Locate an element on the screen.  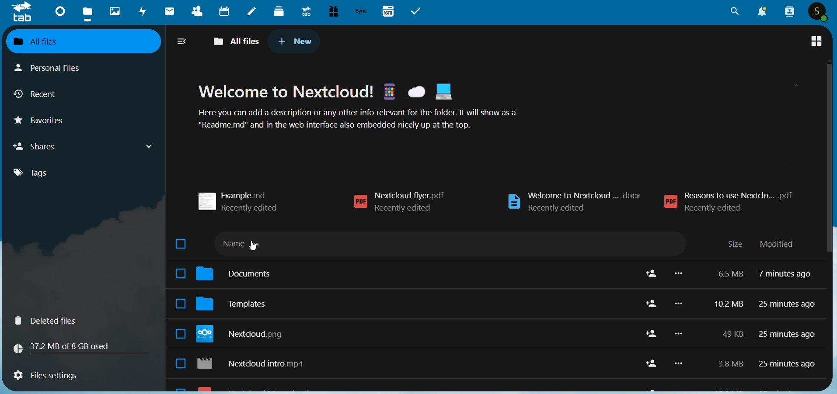
Mails is located at coordinates (169, 10).